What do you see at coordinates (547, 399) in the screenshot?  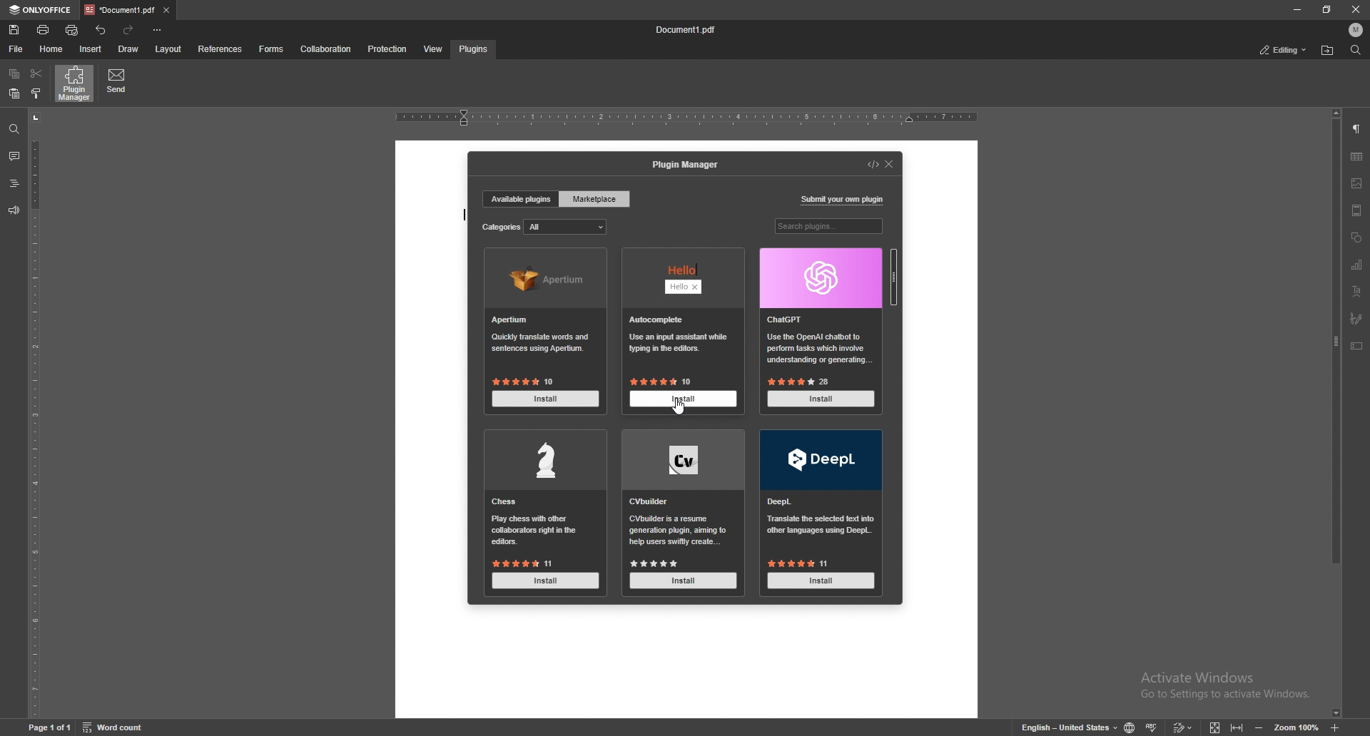 I see `install` at bounding box center [547, 399].